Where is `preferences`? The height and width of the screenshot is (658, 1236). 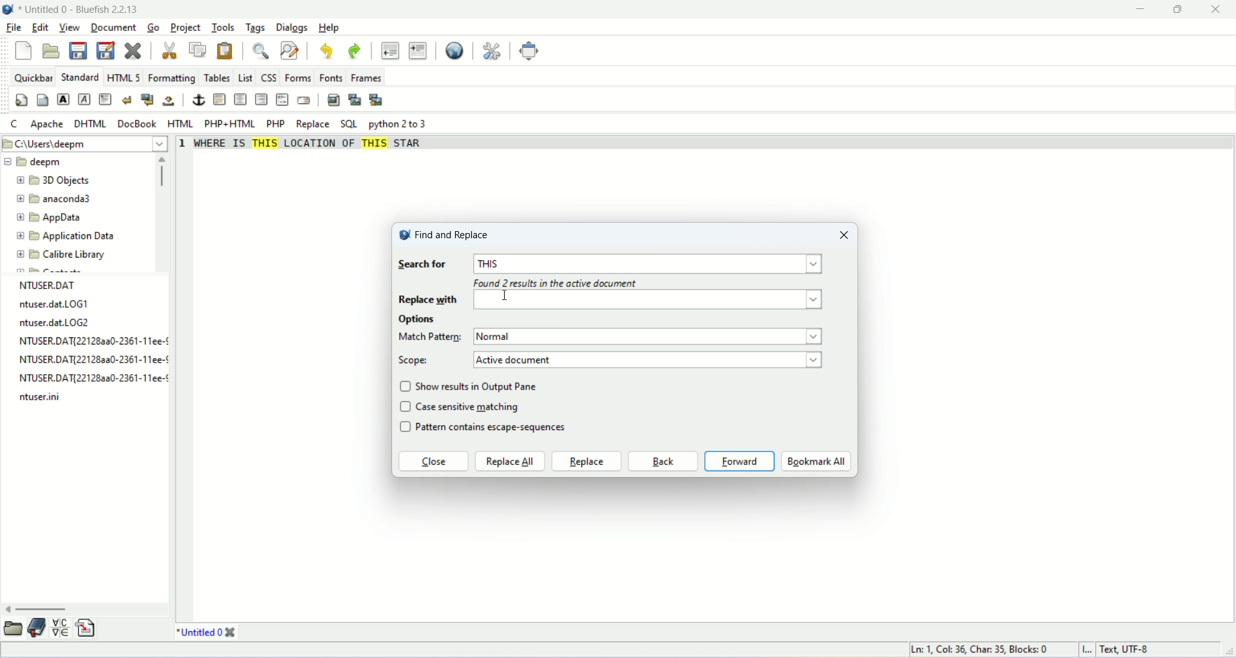 preferences is located at coordinates (492, 52).